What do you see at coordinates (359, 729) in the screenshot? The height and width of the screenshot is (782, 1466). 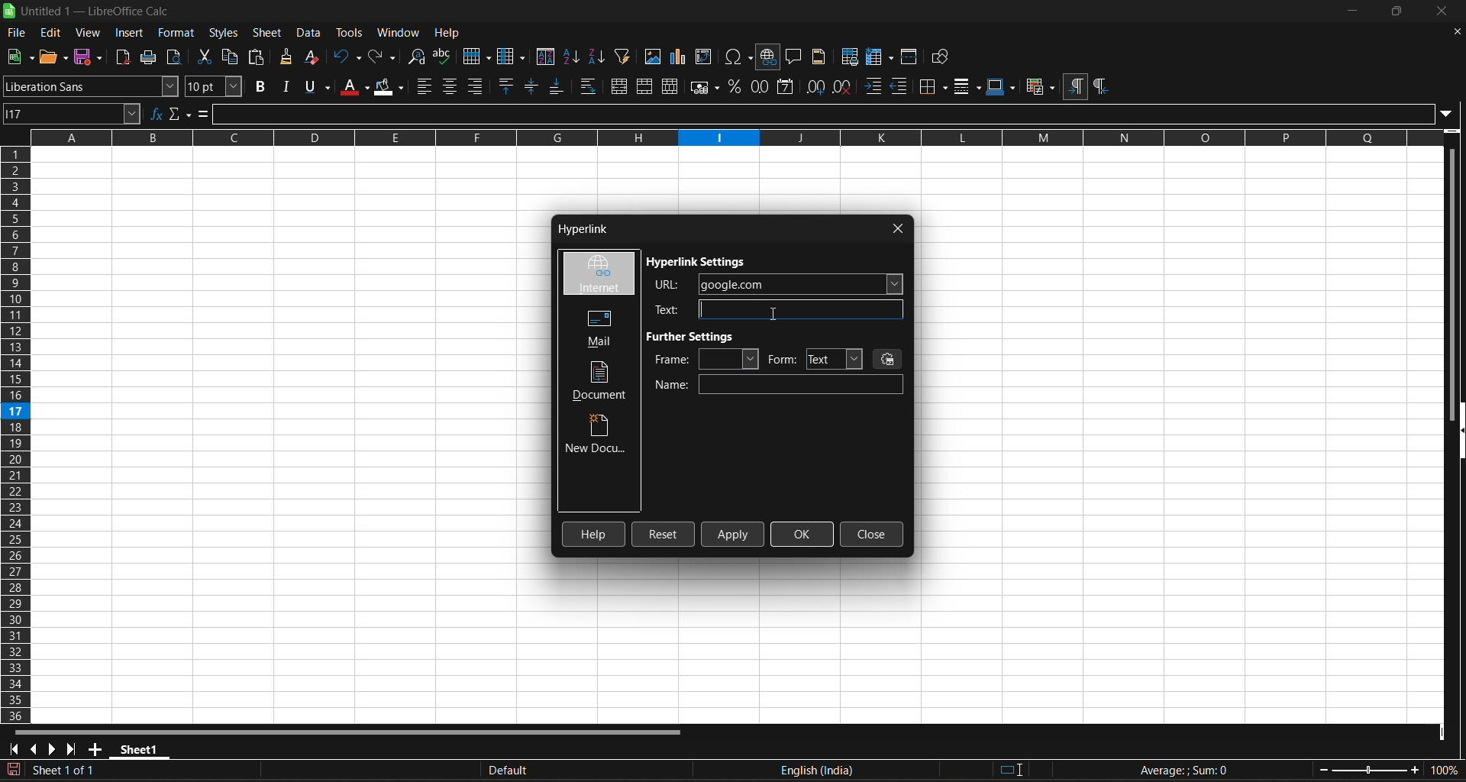 I see `horizontal scroll bar` at bounding box center [359, 729].